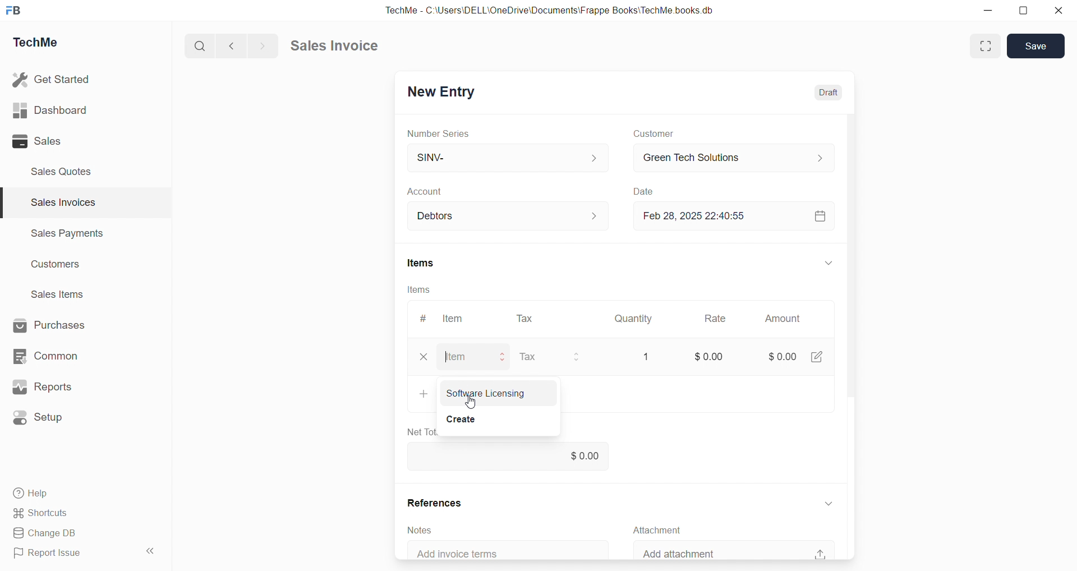 The height and width of the screenshot is (571, 1077). I want to click on Sales invoice, so click(333, 45).